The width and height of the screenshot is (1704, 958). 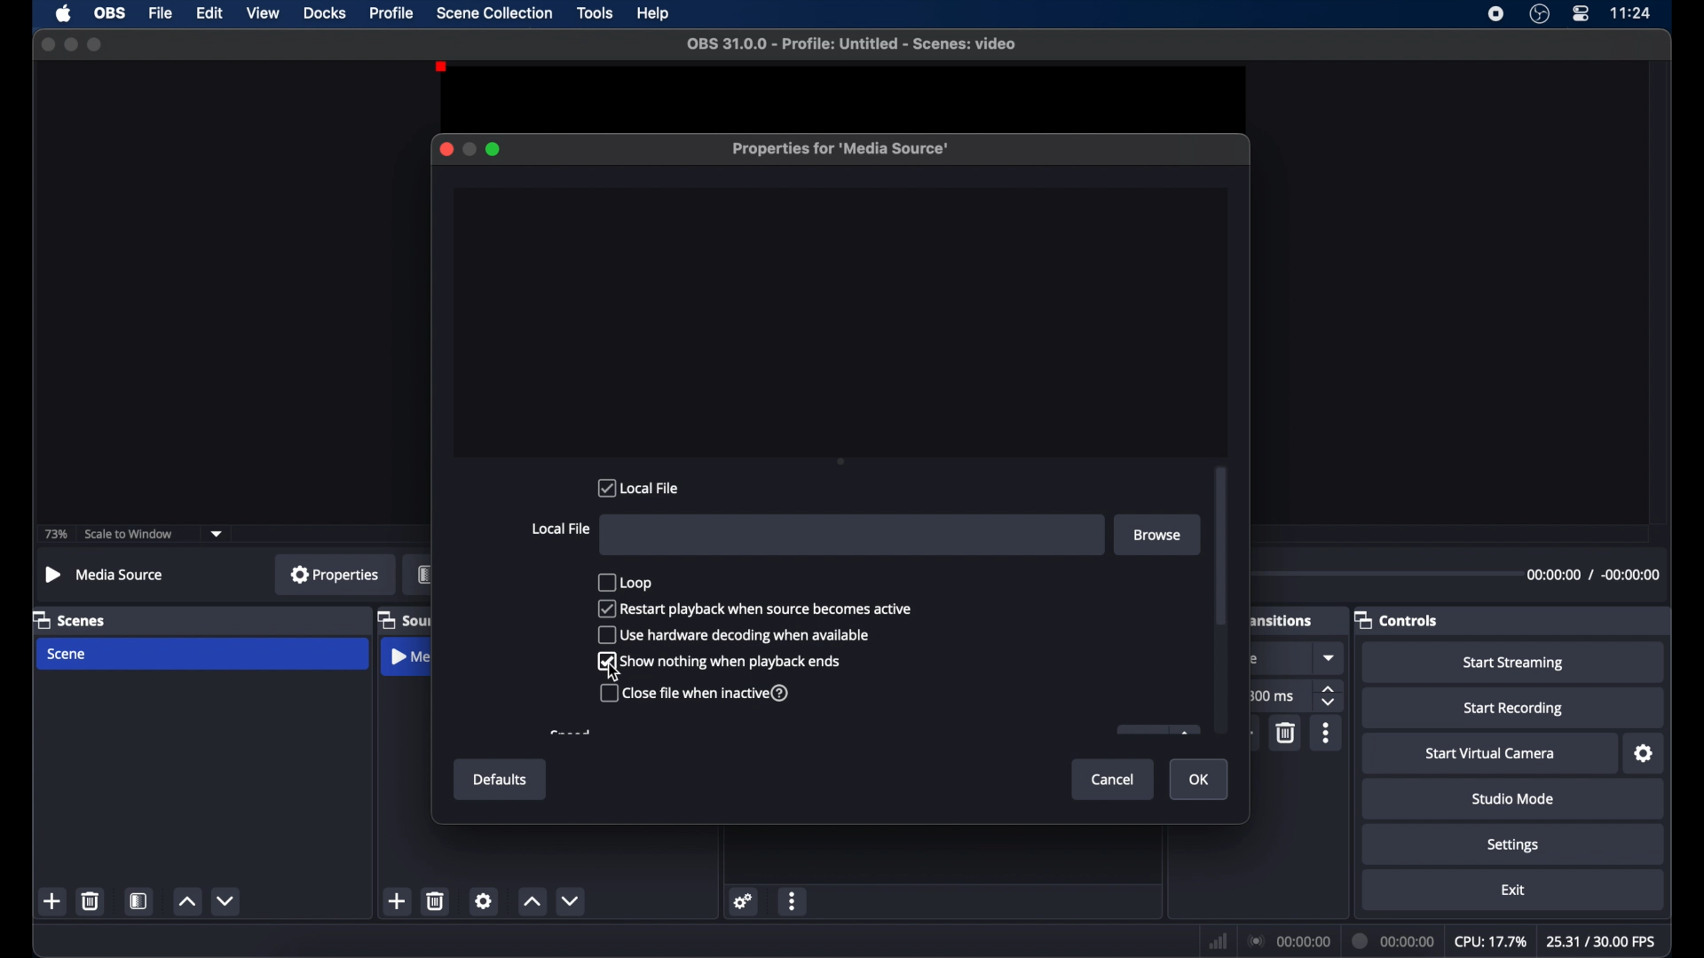 What do you see at coordinates (1645, 754) in the screenshot?
I see `settings` at bounding box center [1645, 754].